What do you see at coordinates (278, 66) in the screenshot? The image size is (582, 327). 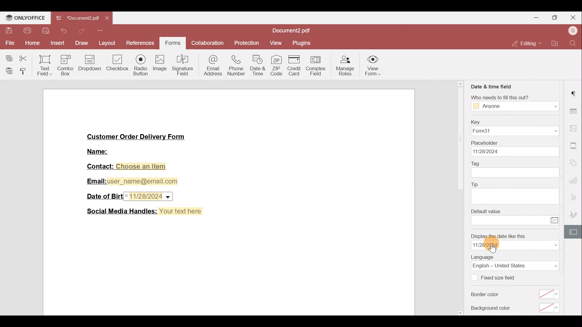 I see `ZIP code` at bounding box center [278, 66].